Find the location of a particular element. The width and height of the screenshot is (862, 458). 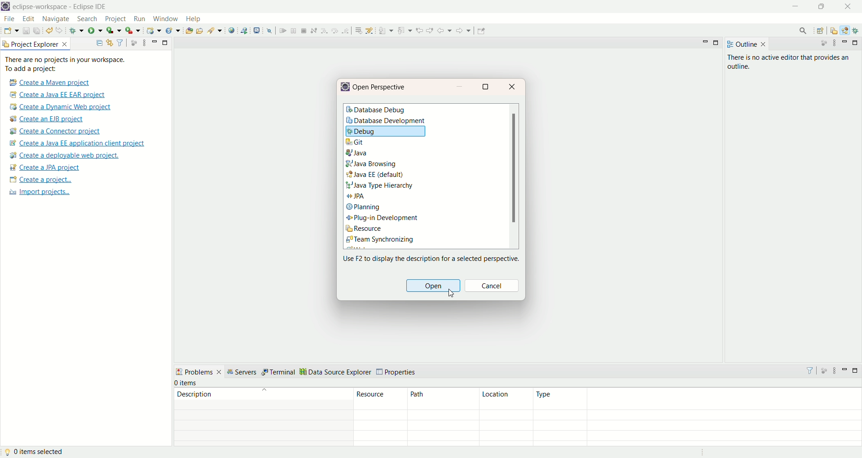

collapse all is located at coordinates (98, 43).